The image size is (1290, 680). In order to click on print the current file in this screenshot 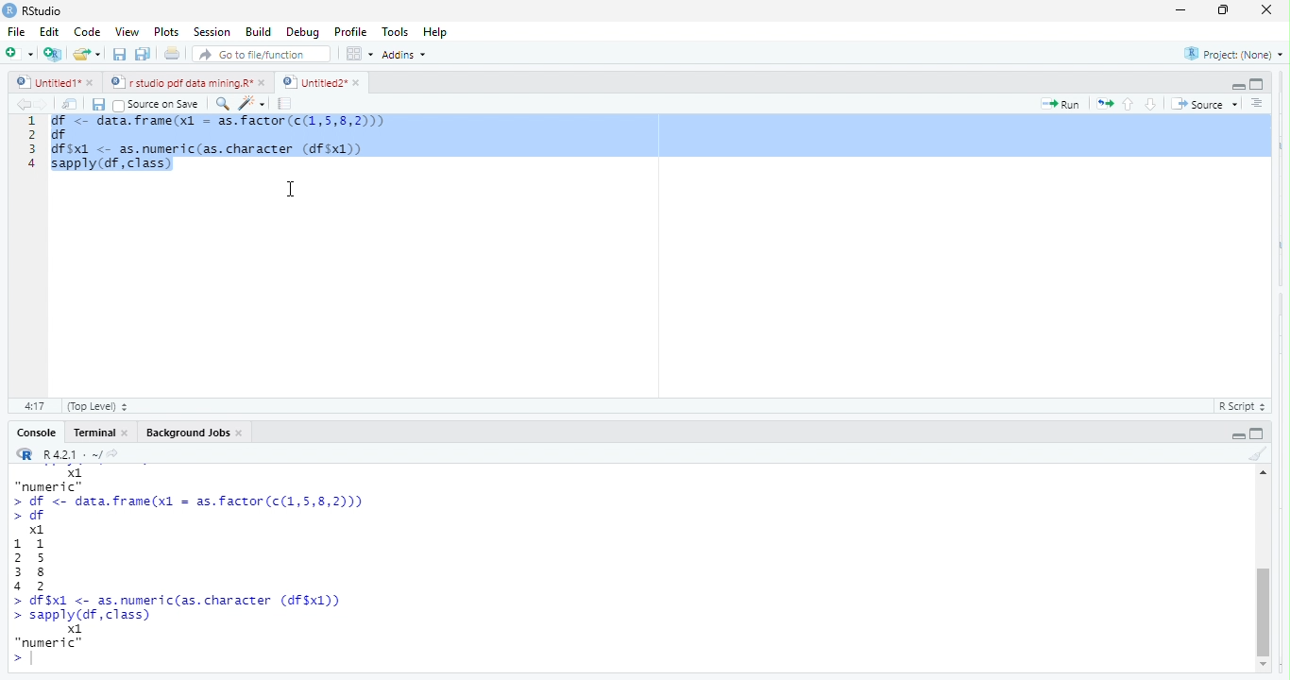, I will do `click(170, 54)`.